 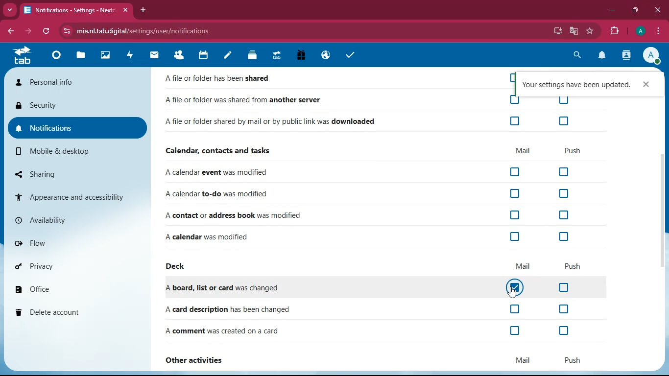 I want to click on Contacts, so click(x=179, y=56).